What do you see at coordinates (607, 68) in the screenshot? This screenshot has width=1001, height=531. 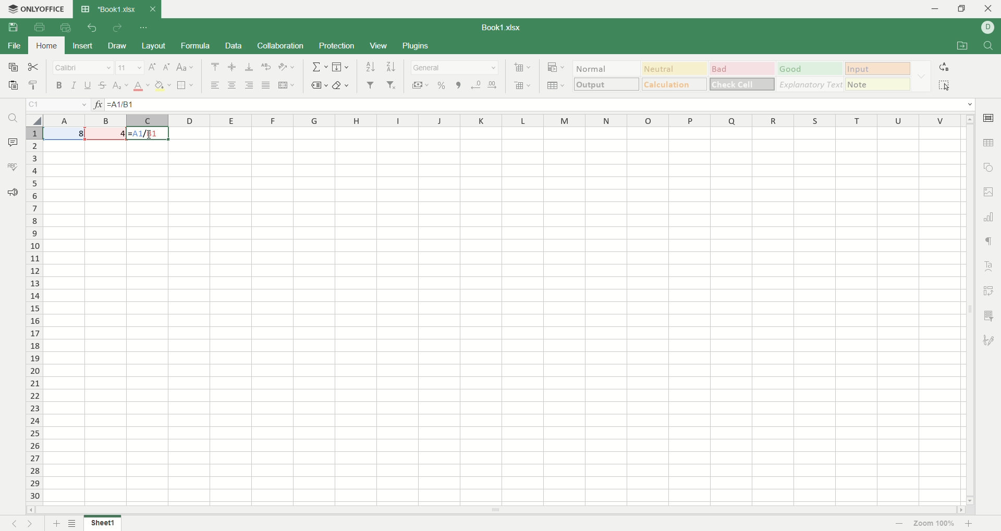 I see `normal` at bounding box center [607, 68].